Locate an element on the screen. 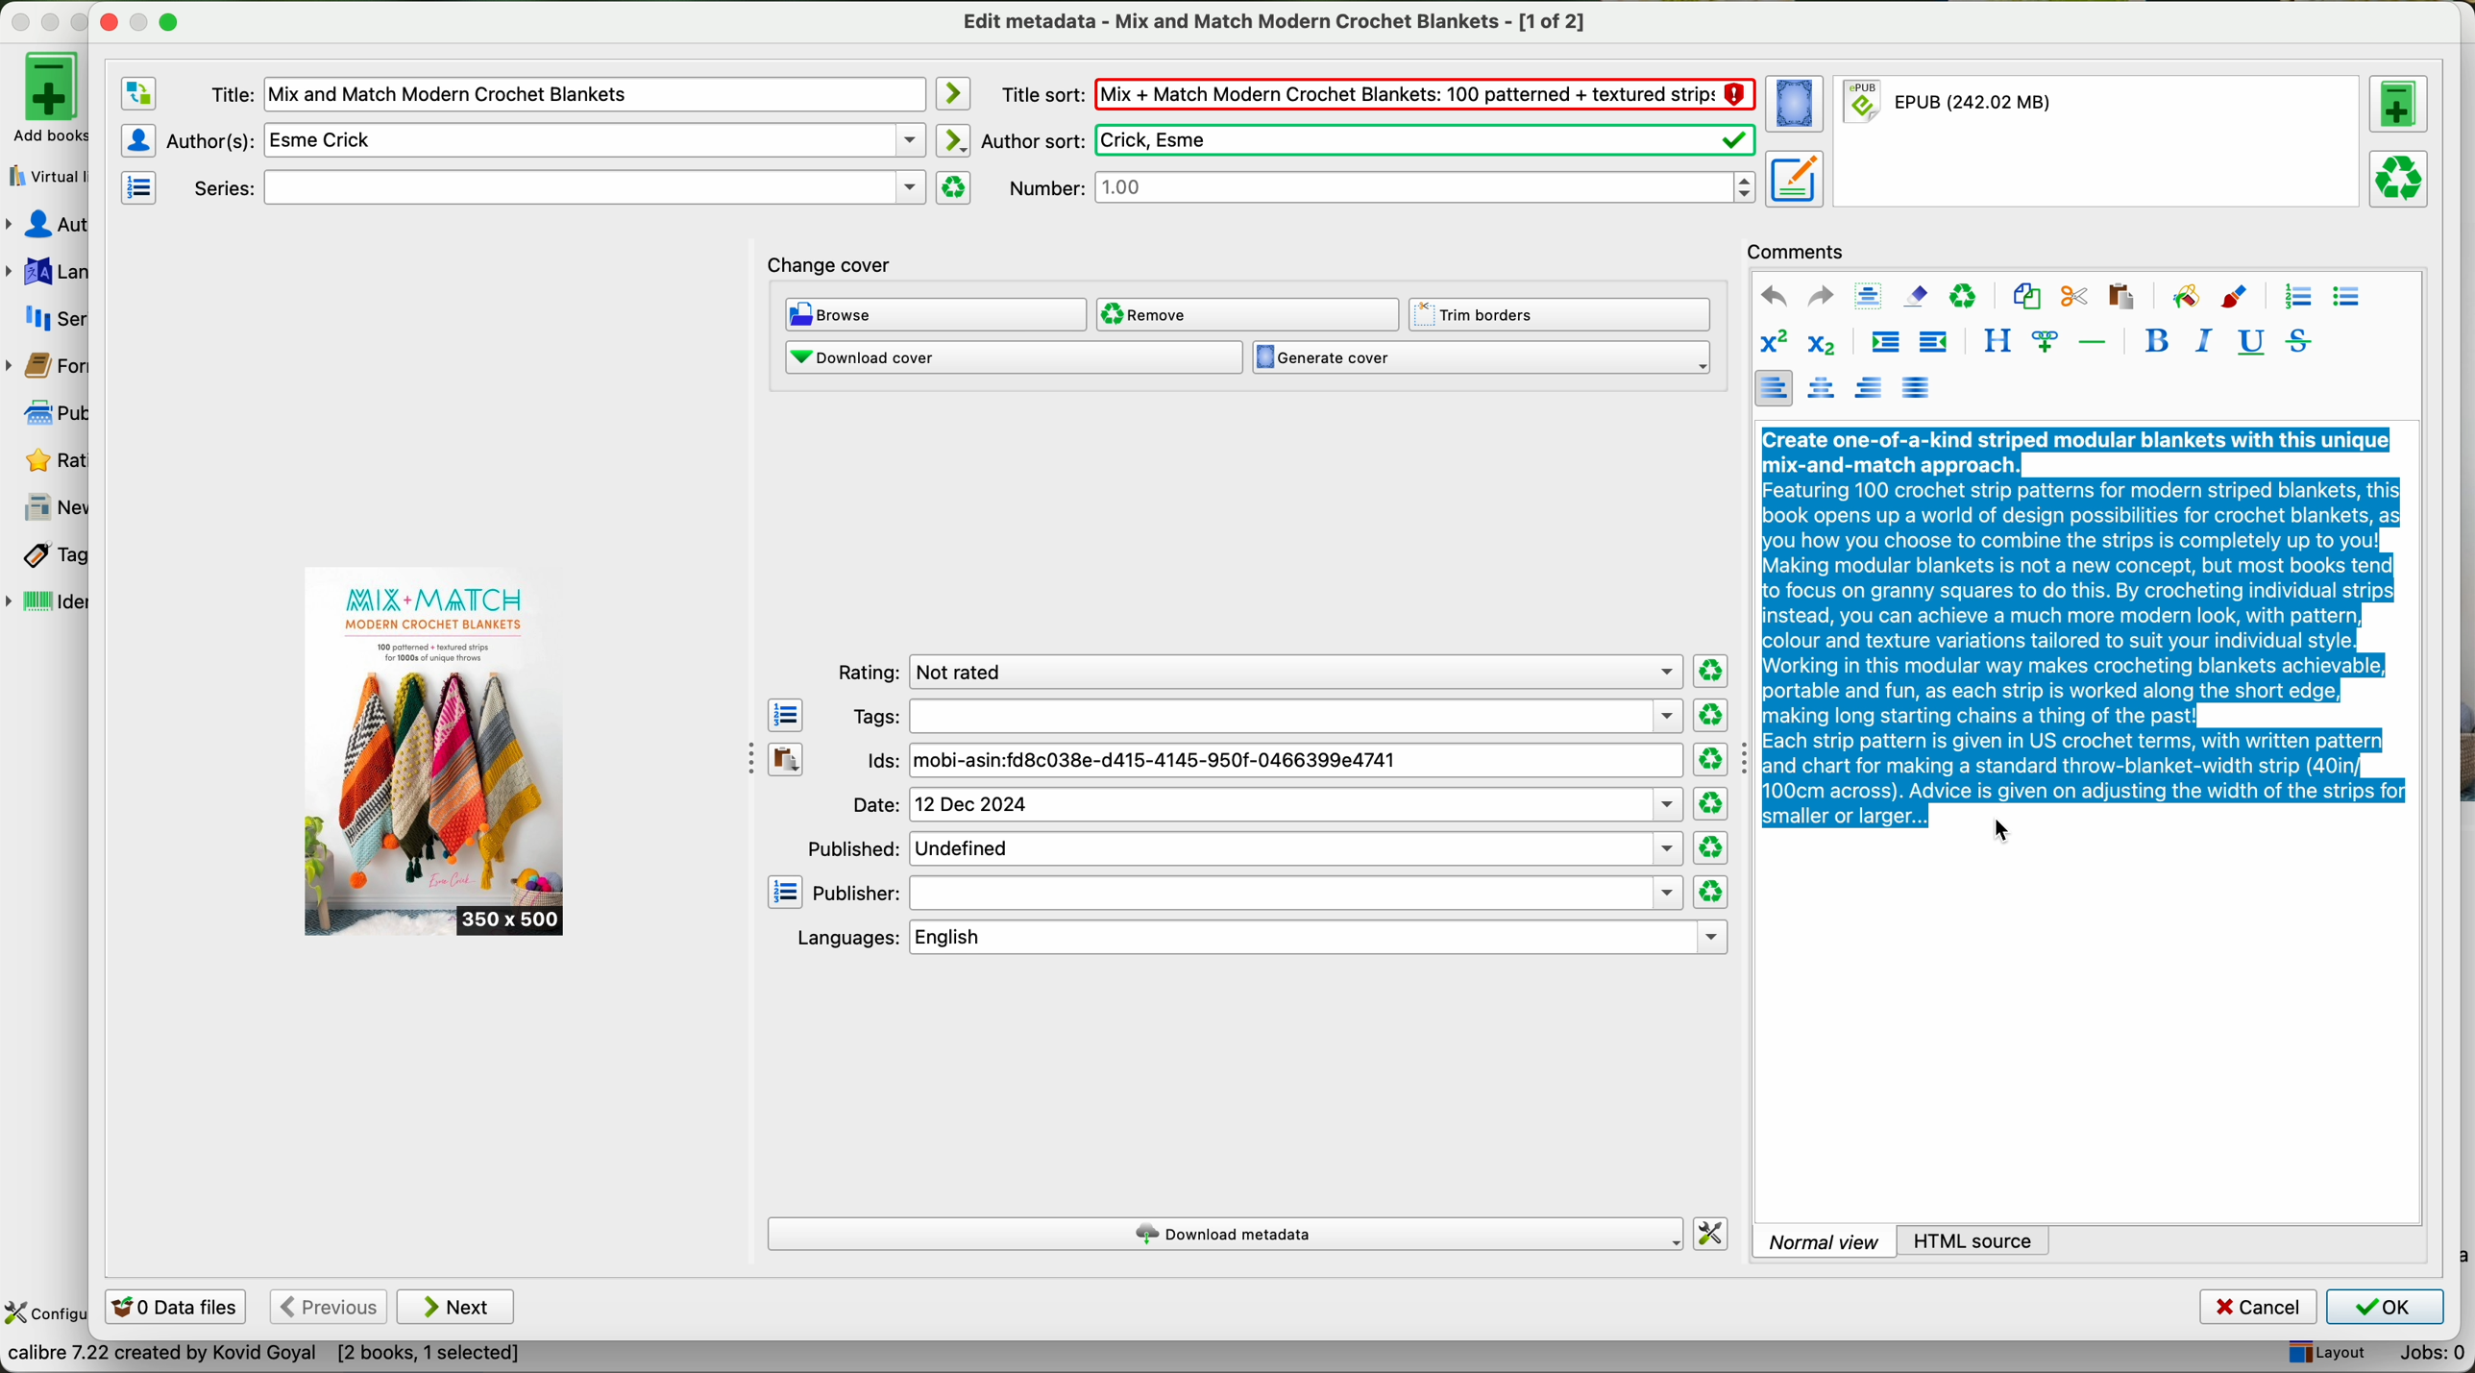 Image resolution: width=2475 pixels, height=1373 pixels. clear series is located at coordinates (954, 187).